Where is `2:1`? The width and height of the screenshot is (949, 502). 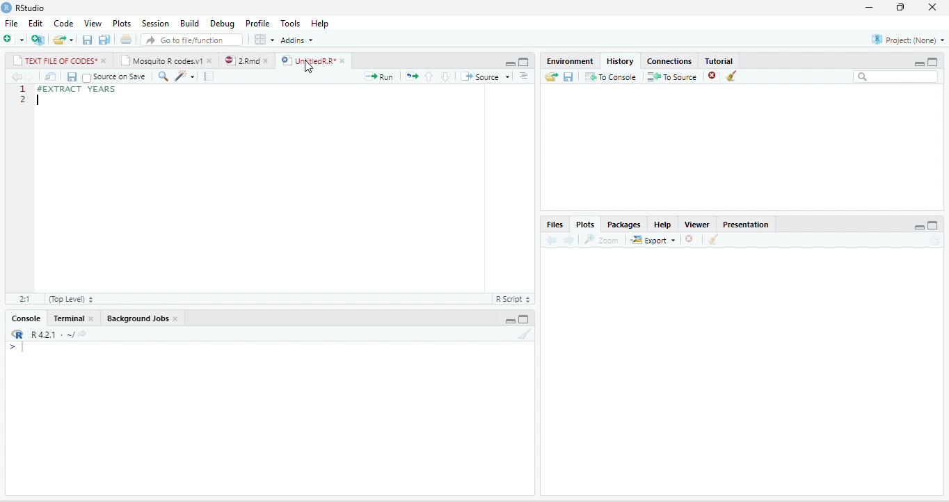
2:1 is located at coordinates (24, 299).